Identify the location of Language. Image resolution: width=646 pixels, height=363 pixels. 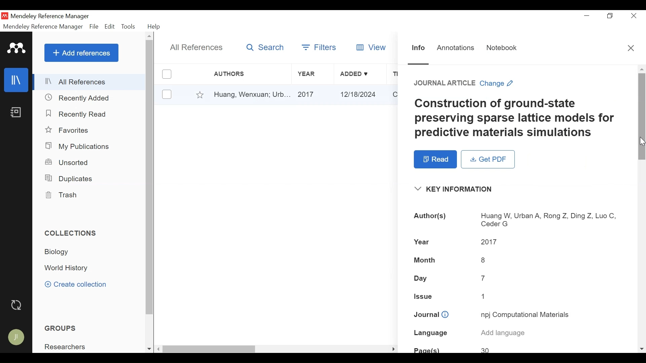
(431, 333).